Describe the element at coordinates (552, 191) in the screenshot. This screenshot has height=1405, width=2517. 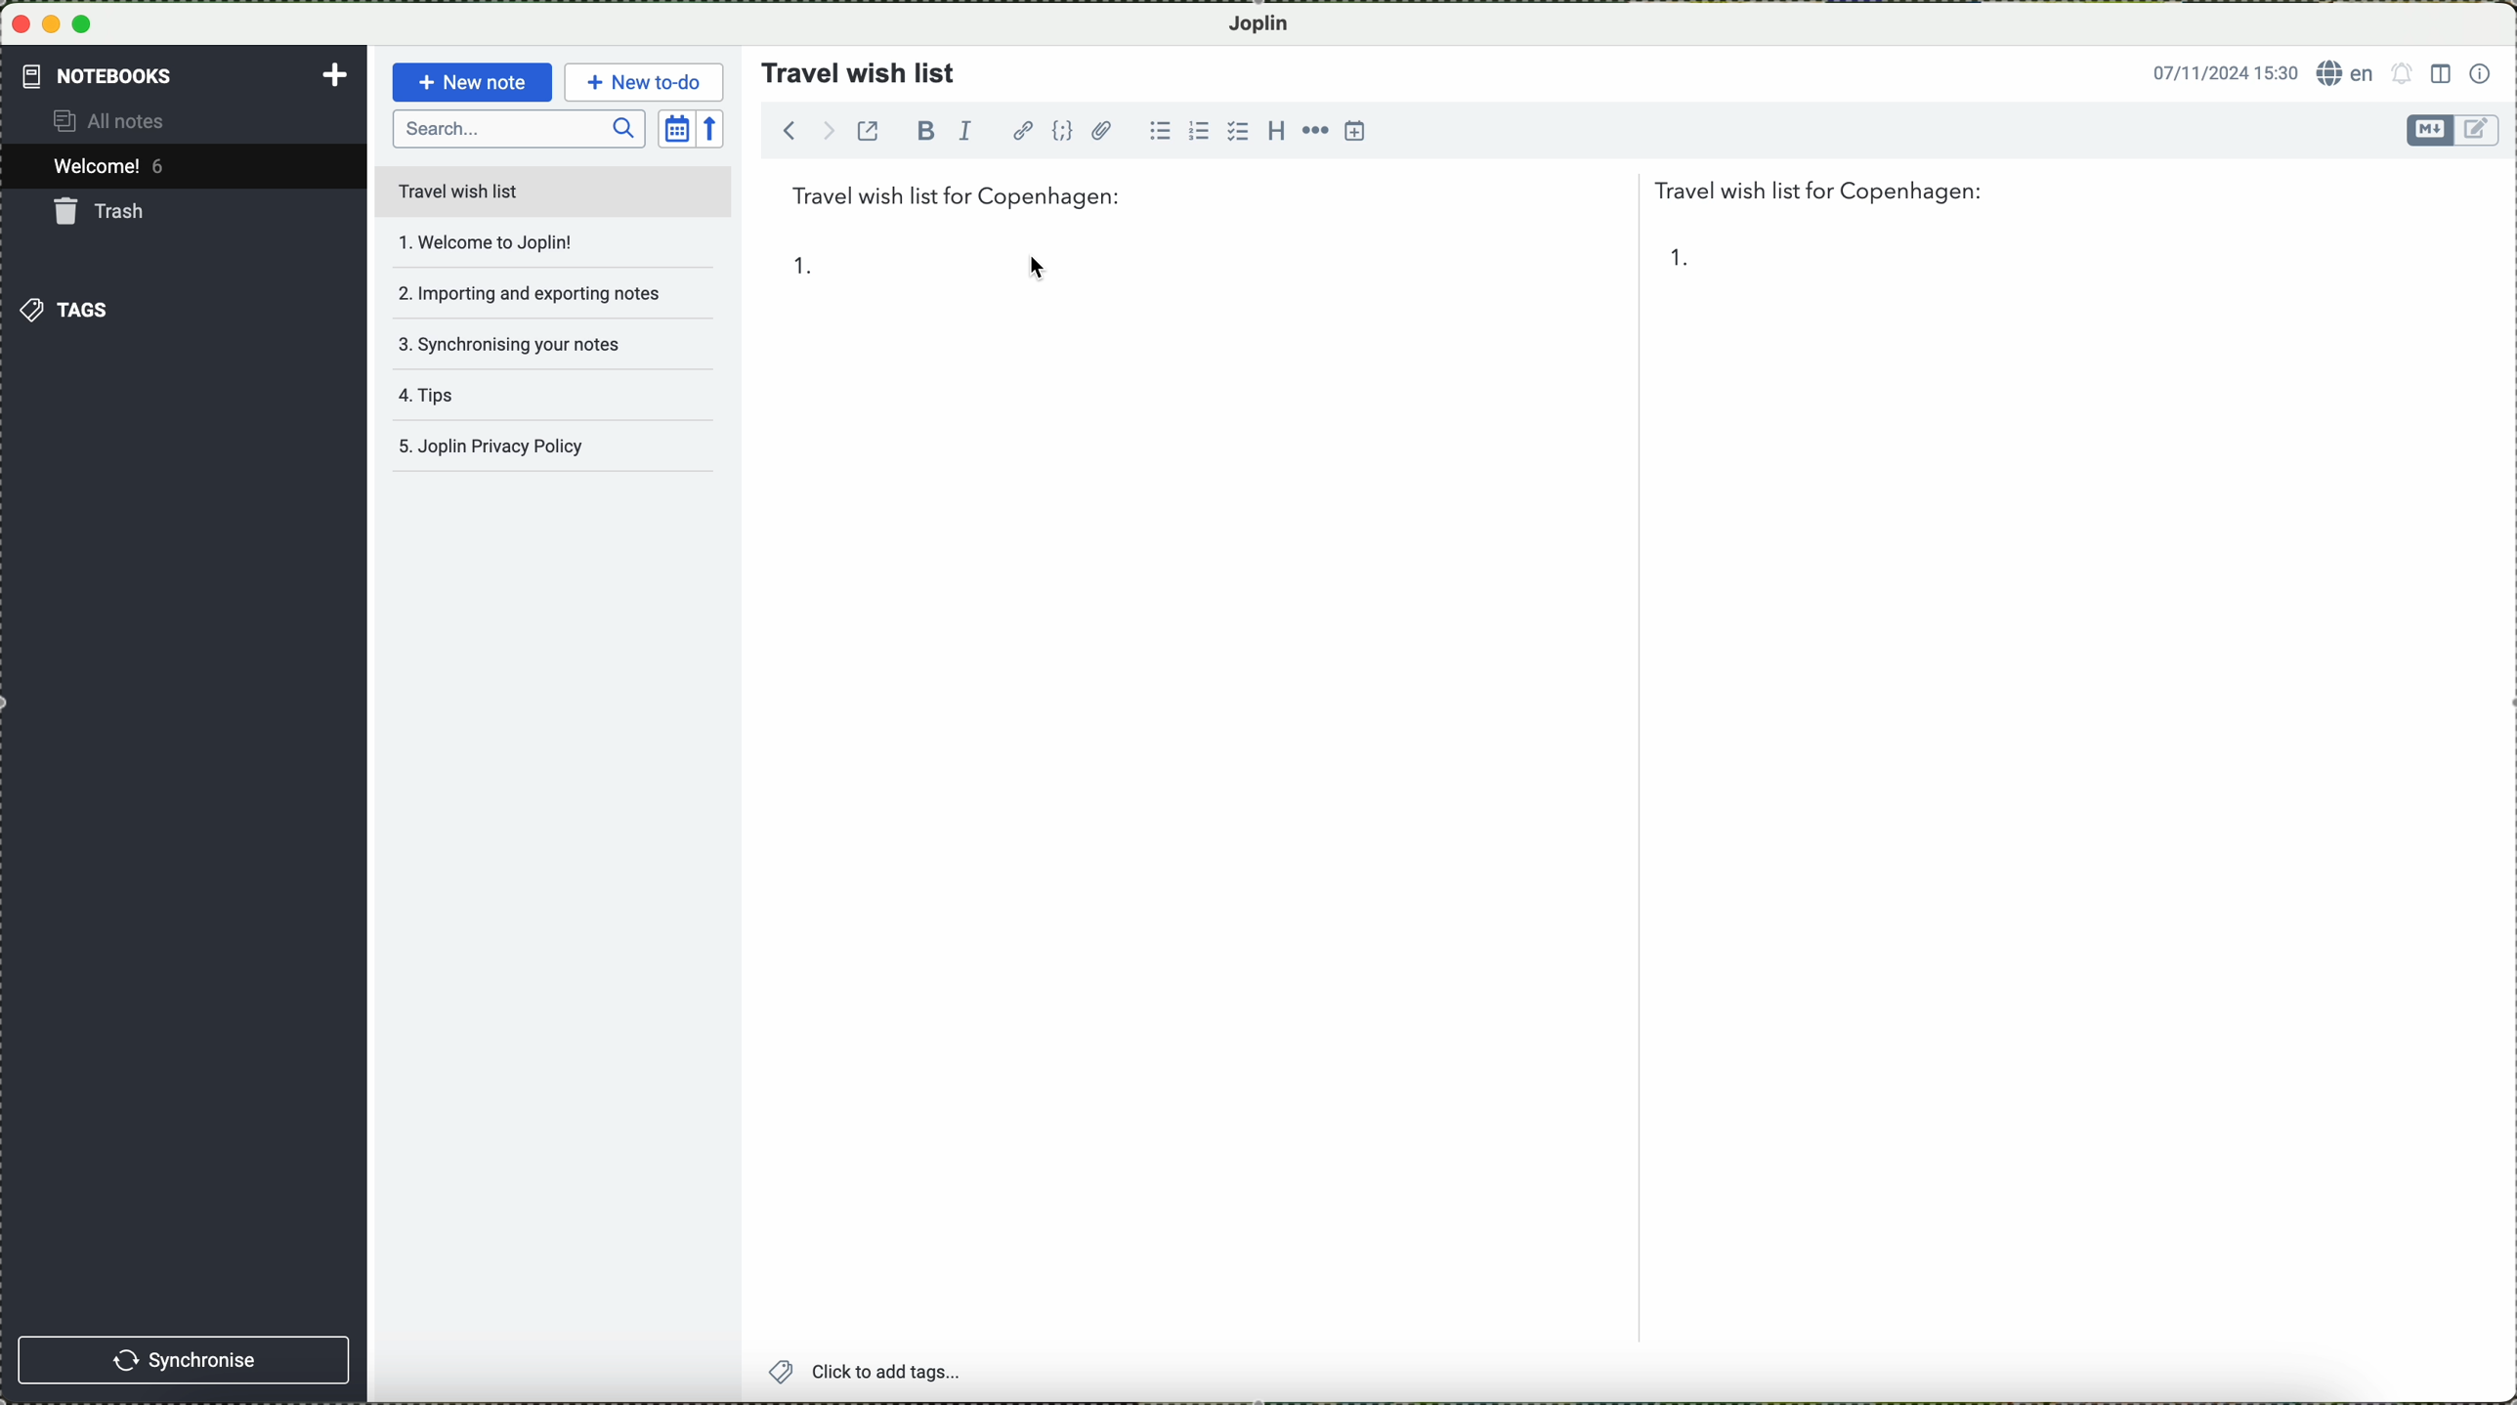
I see `travel wish list file` at that location.